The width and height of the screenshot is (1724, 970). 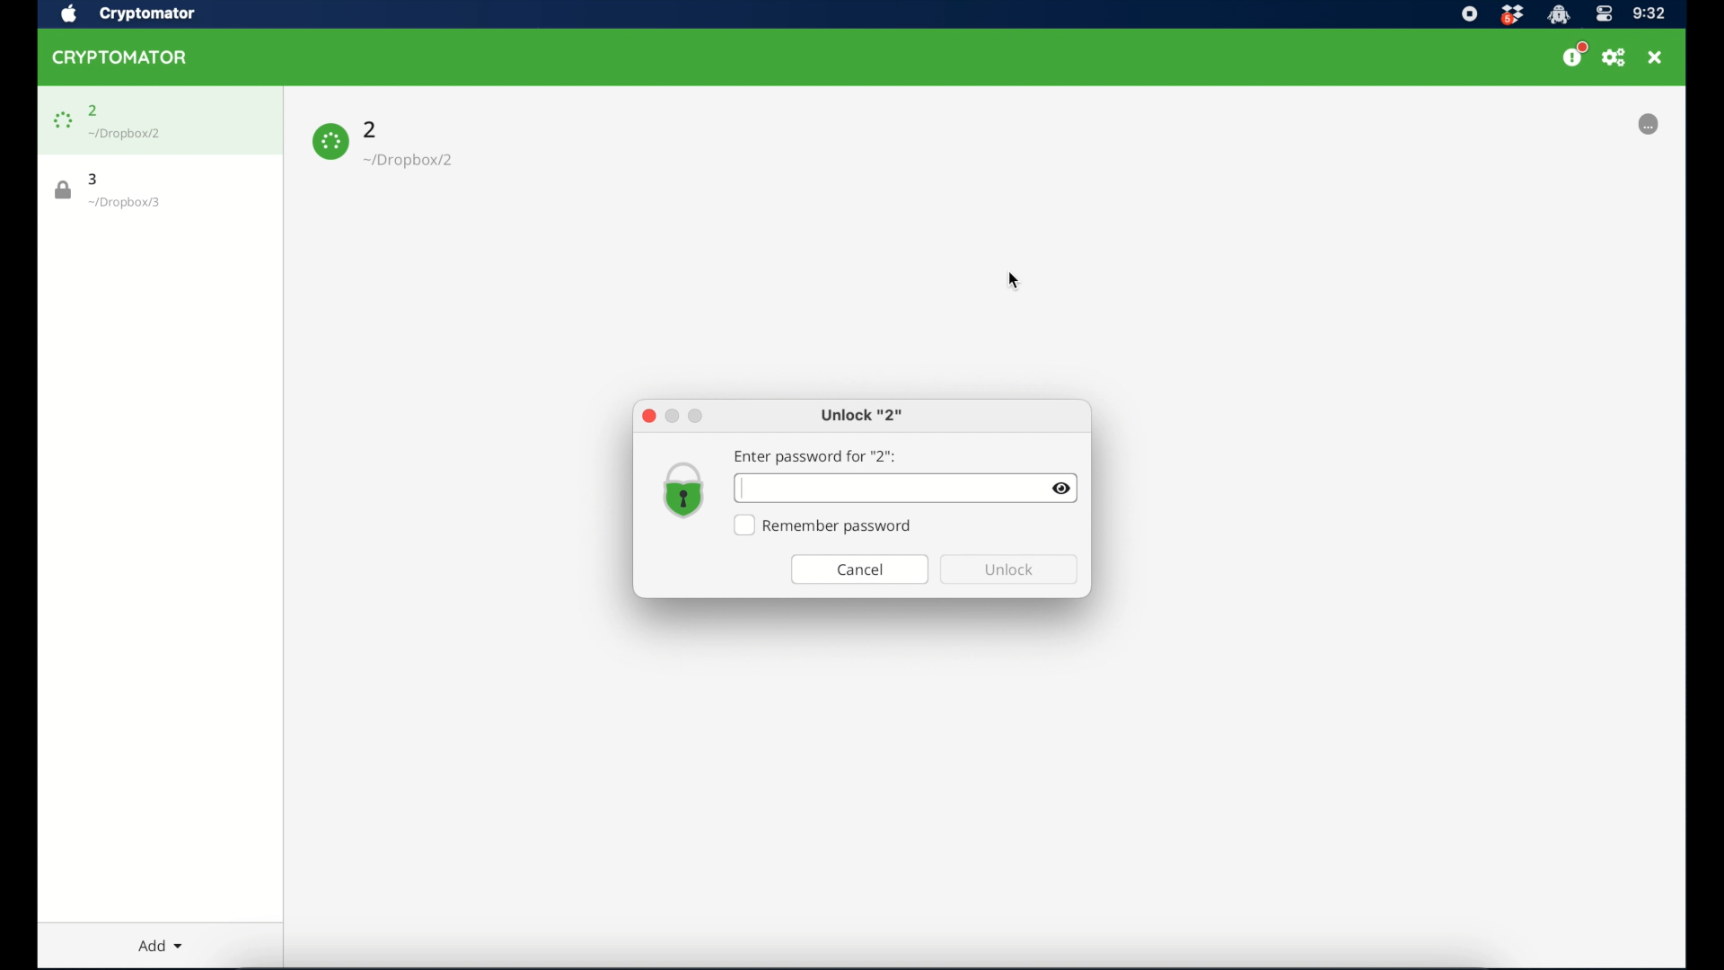 I want to click on cancel, so click(x=859, y=570).